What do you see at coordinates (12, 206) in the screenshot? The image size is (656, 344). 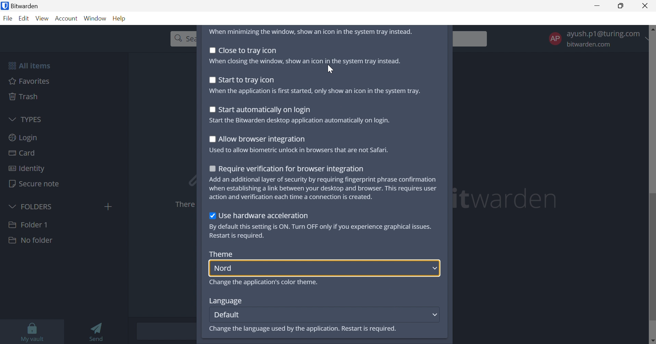 I see `Drop Down` at bounding box center [12, 206].